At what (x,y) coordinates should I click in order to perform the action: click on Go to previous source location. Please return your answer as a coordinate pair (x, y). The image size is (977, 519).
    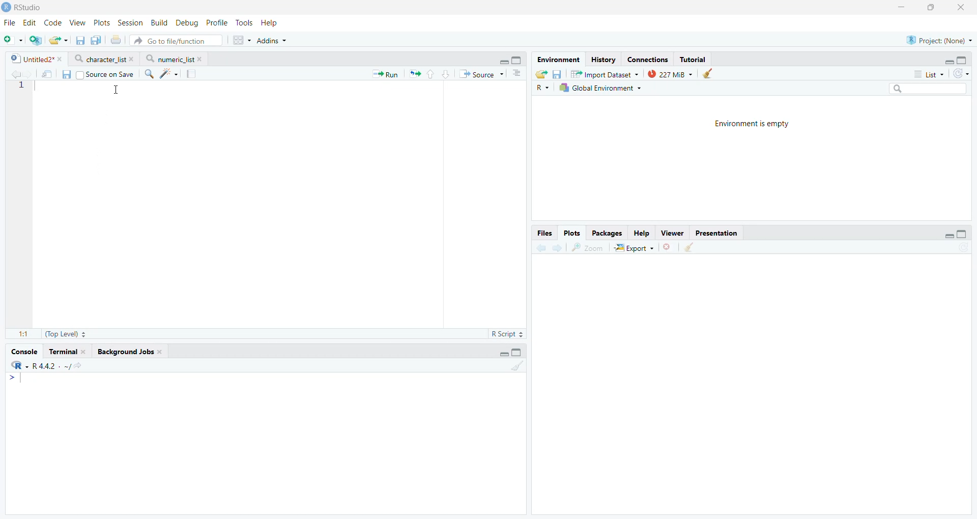
    Looking at the image, I should click on (15, 74).